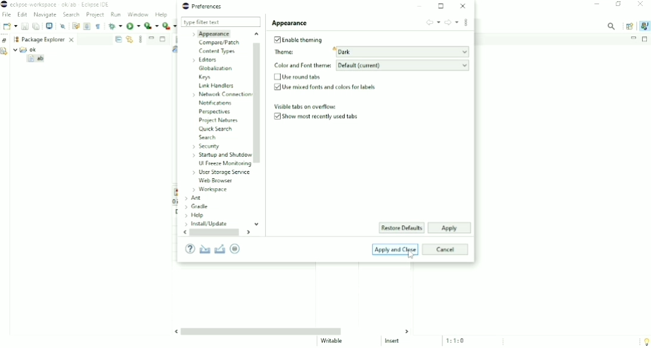 The image size is (651, 348). I want to click on Color and Font theme, so click(370, 66).